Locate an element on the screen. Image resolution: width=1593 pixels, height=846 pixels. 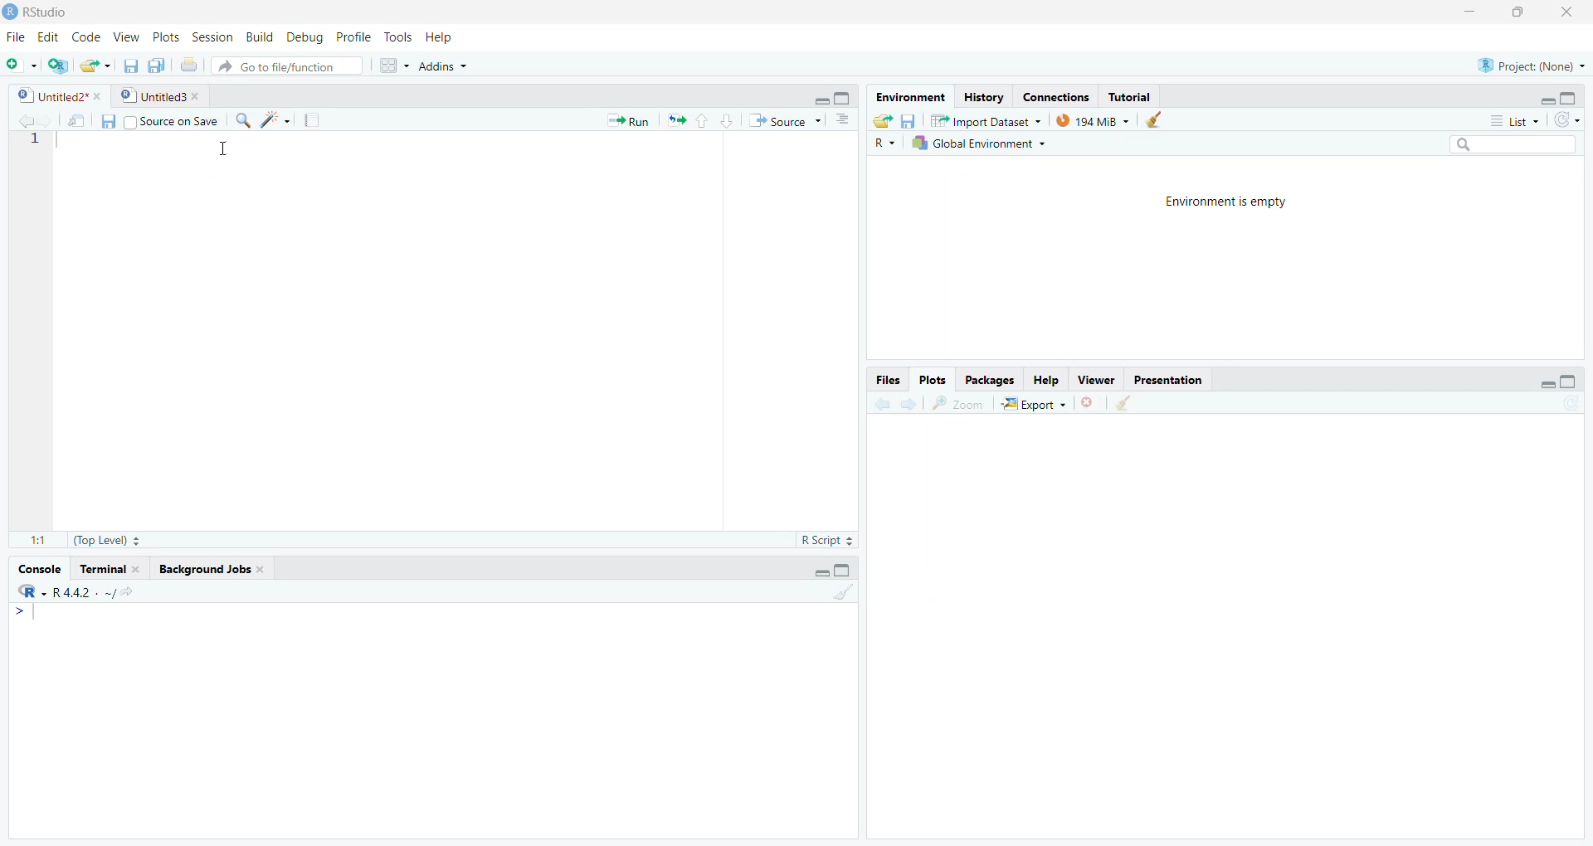
1.1 is located at coordinates (35, 540).